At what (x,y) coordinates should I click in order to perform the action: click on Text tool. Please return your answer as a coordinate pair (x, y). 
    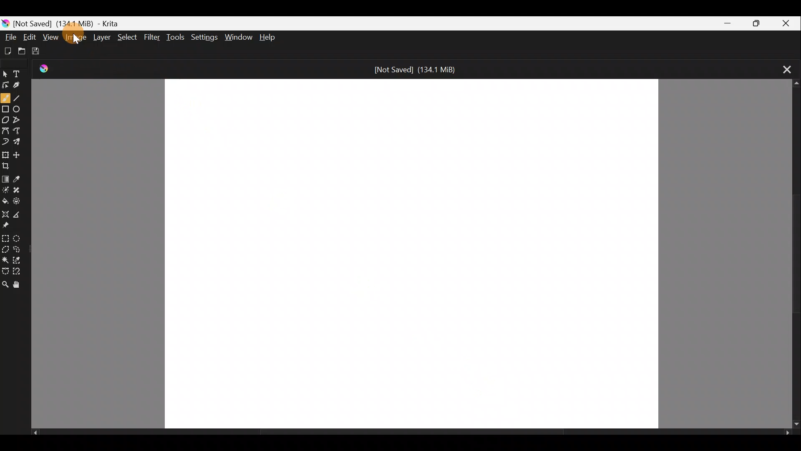
    Looking at the image, I should click on (22, 71).